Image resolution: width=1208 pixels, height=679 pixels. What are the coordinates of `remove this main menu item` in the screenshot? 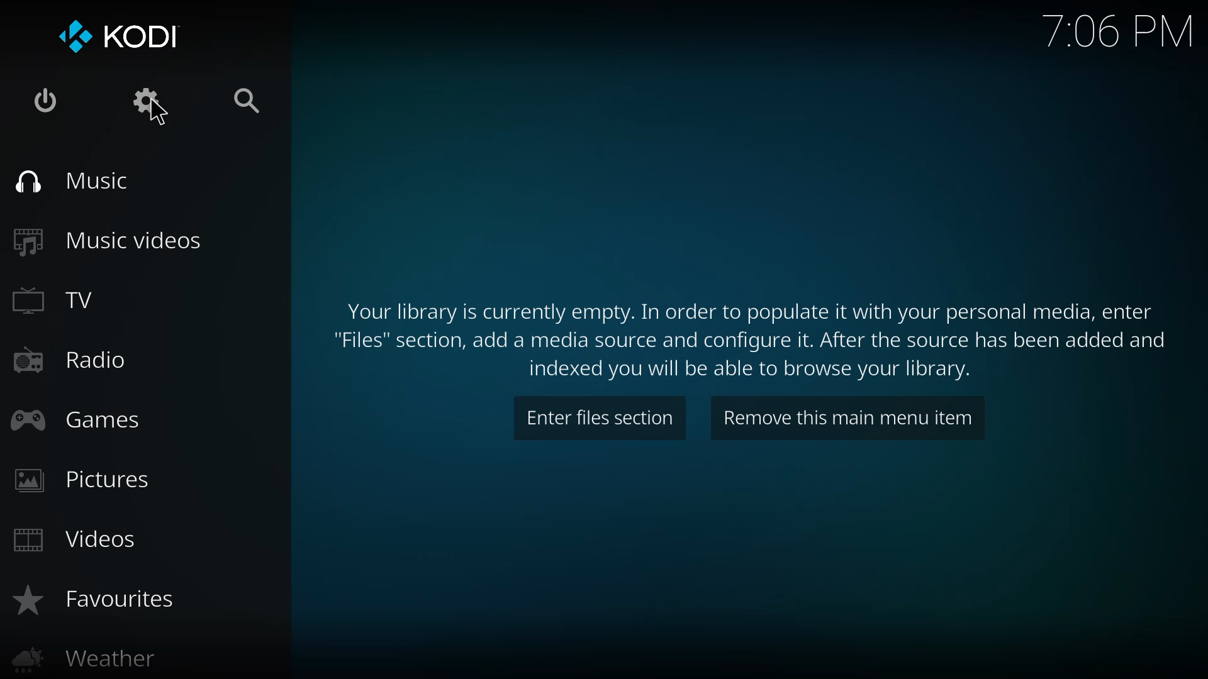 It's located at (849, 422).